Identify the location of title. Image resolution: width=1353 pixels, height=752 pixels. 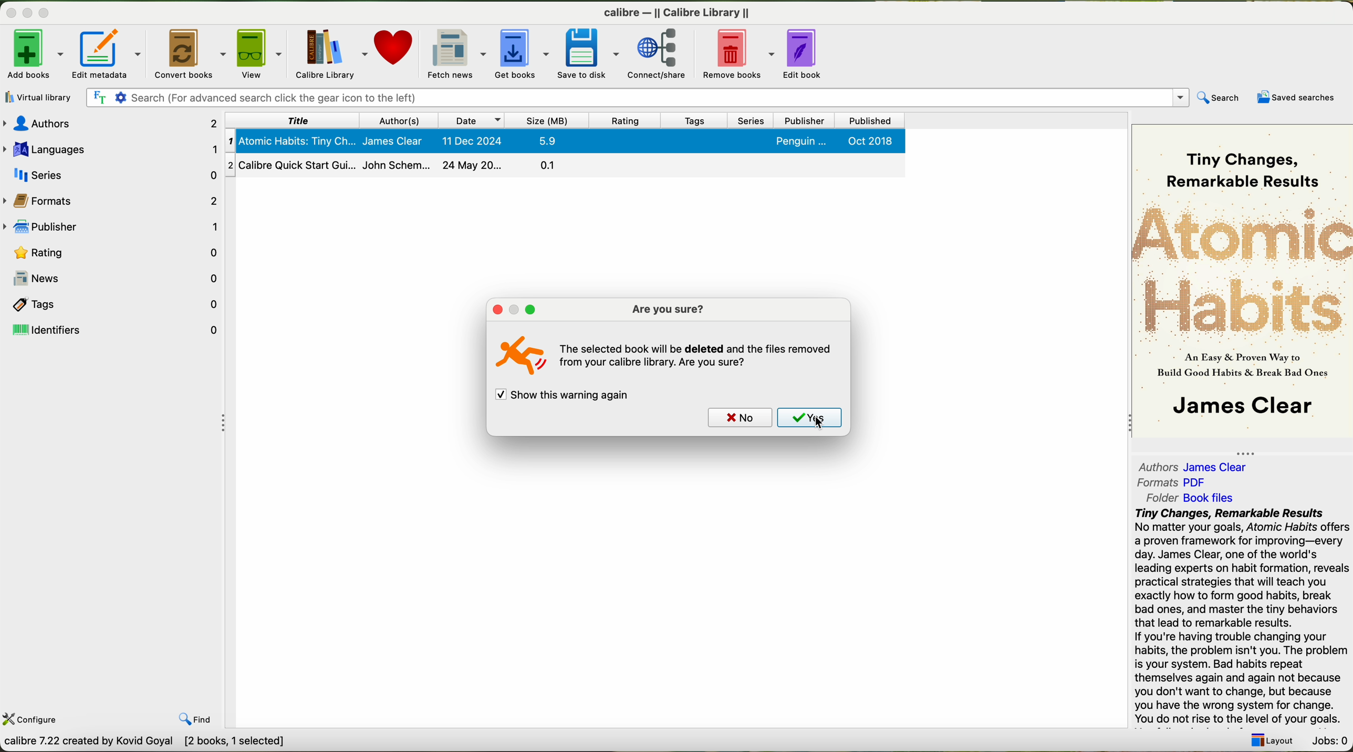
(291, 120).